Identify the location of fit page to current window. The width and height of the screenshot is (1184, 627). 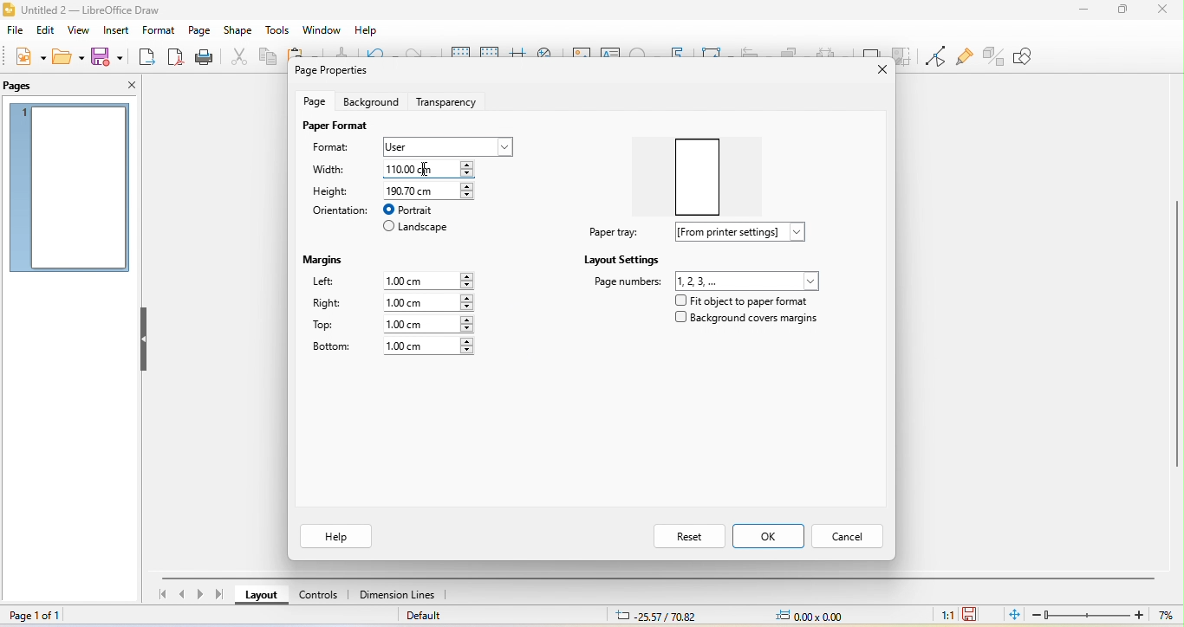
(1013, 614).